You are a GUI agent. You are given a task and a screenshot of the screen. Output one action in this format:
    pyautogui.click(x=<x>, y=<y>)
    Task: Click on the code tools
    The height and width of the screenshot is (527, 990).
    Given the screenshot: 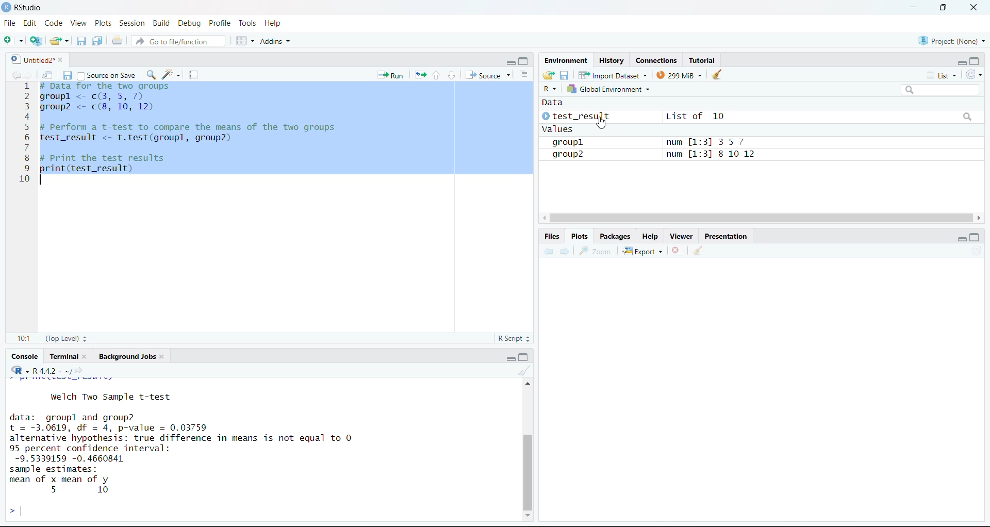 What is the action you would take?
    pyautogui.click(x=171, y=74)
    